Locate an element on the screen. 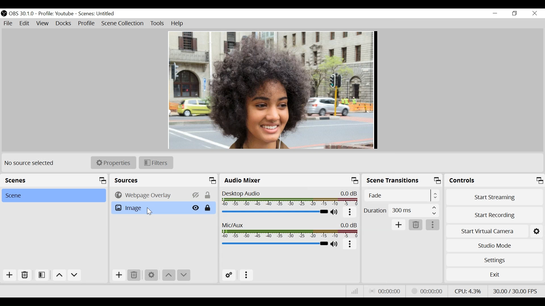  CPU Usage is located at coordinates (468, 291).